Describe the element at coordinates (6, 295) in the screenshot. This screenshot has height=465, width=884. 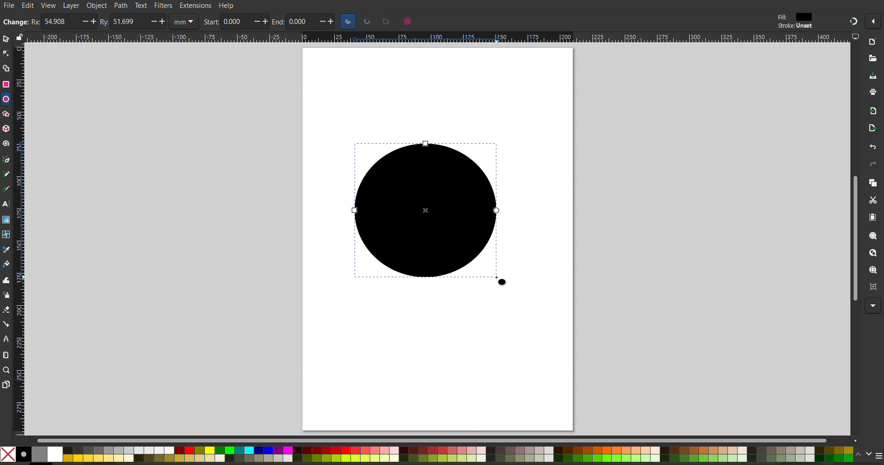
I see `Spray Tool` at that location.